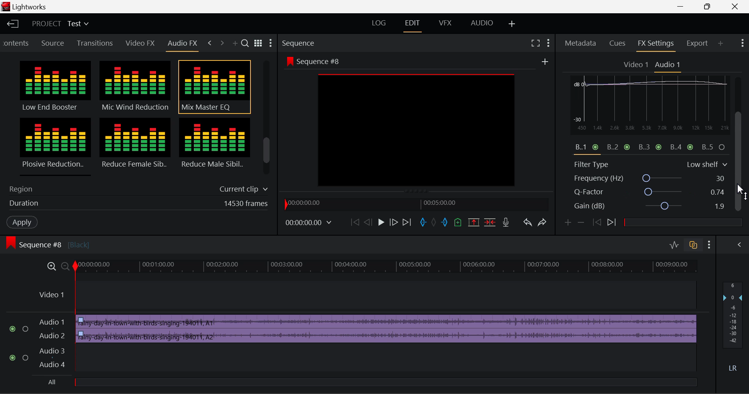  What do you see at coordinates (210, 42) in the screenshot?
I see `Previous Tab` at bounding box center [210, 42].